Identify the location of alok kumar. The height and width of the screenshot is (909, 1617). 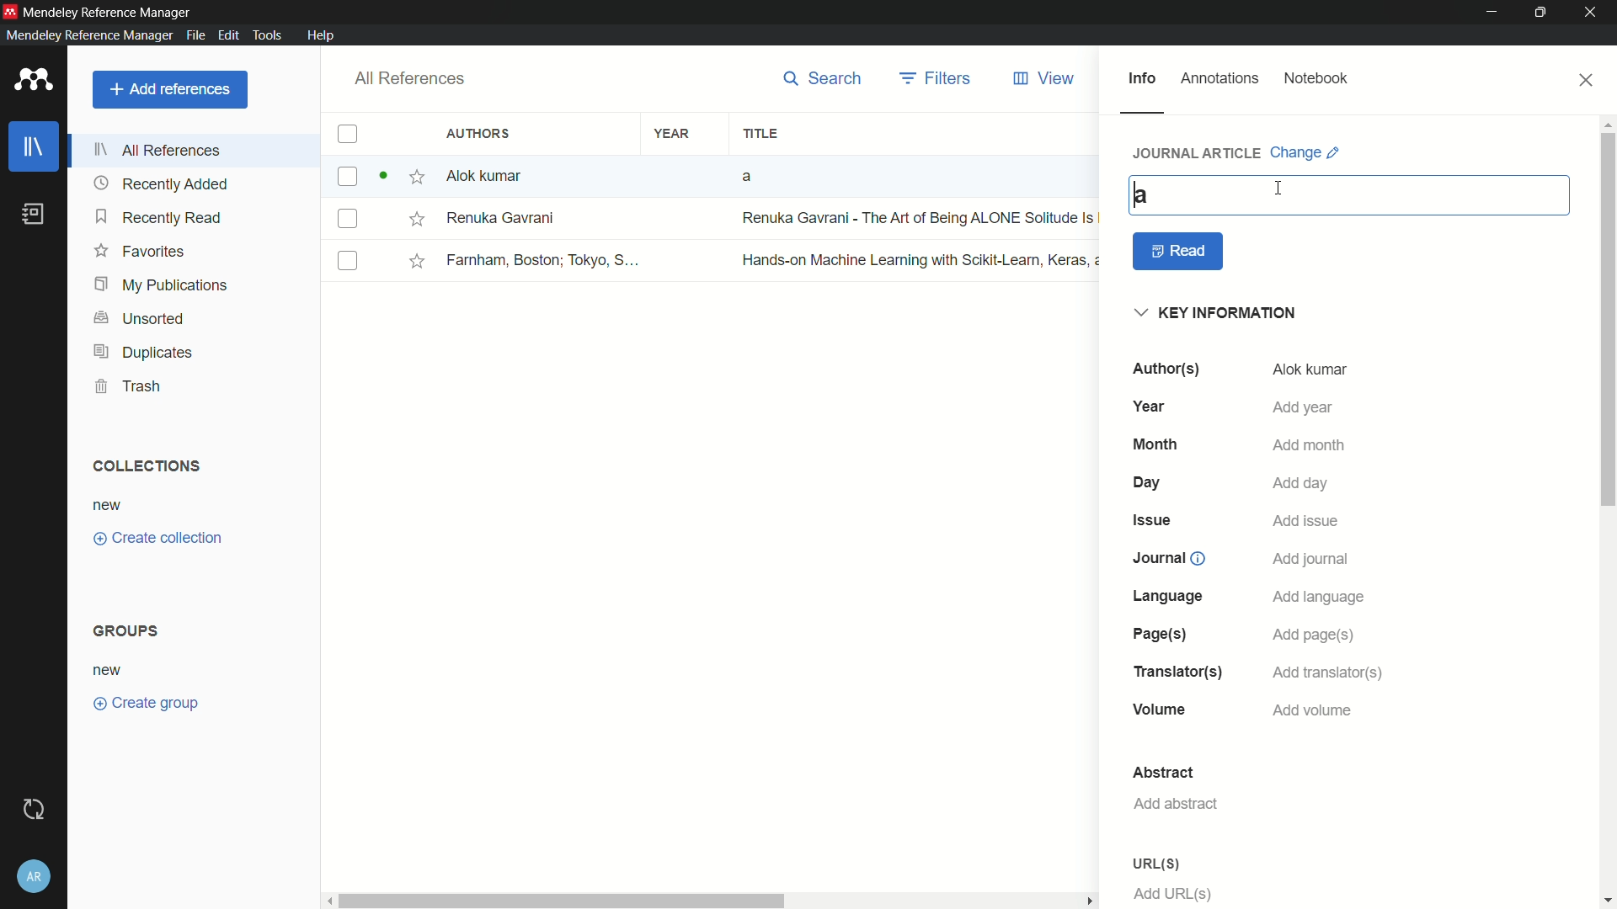
(1310, 370).